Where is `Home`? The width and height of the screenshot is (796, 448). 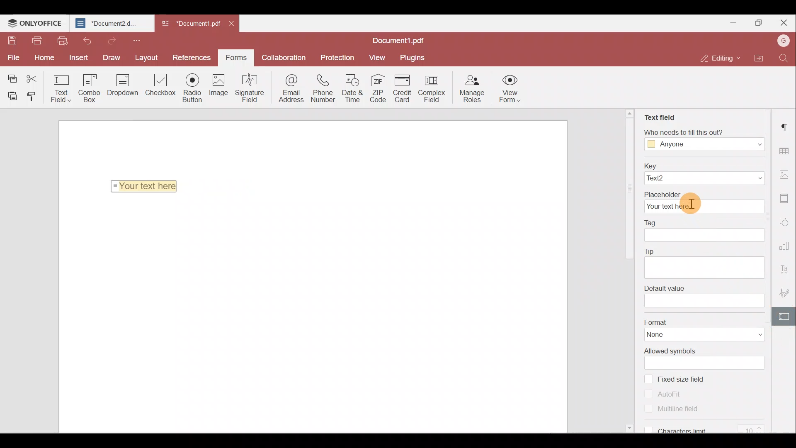
Home is located at coordinates (46, 57).